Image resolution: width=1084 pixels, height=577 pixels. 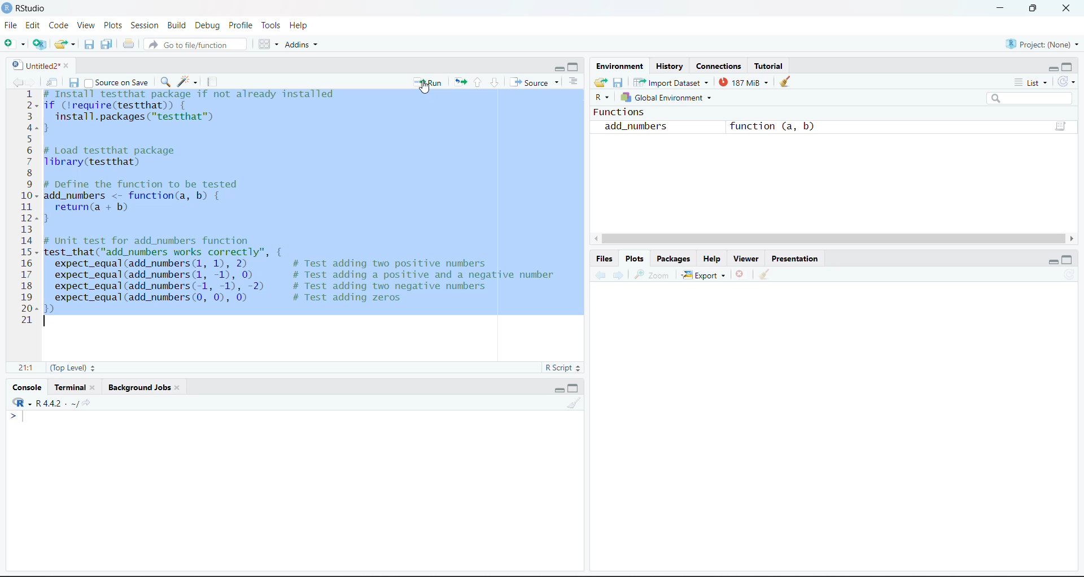 What do you see at coordinates (715, 259) in the screenshot?
I see `Help` at bounding box center [715, 259].